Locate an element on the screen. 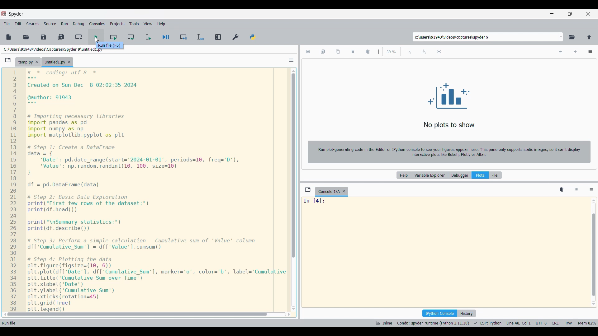 The width and height of the screenshot is (598, 336). interpreter is located at coordinates (432, 323).